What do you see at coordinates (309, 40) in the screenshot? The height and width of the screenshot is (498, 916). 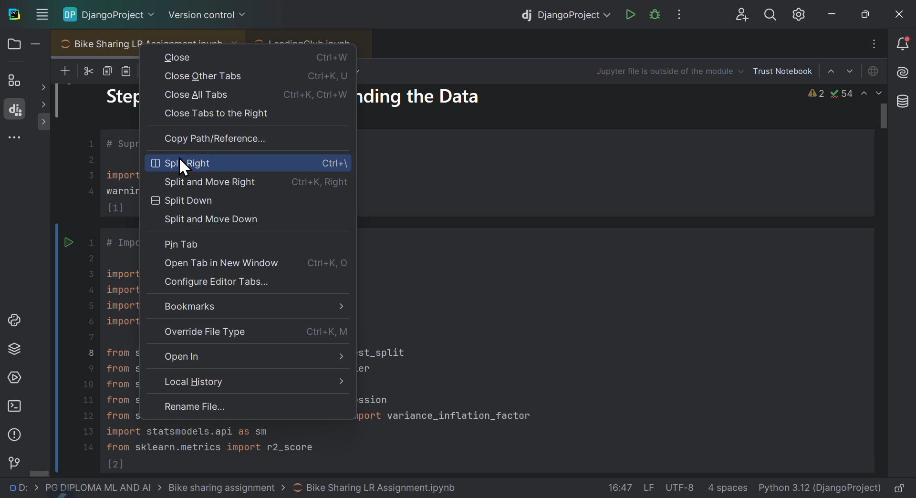 I see `LendingClub.ipynb` at bounding box center [309, 40].